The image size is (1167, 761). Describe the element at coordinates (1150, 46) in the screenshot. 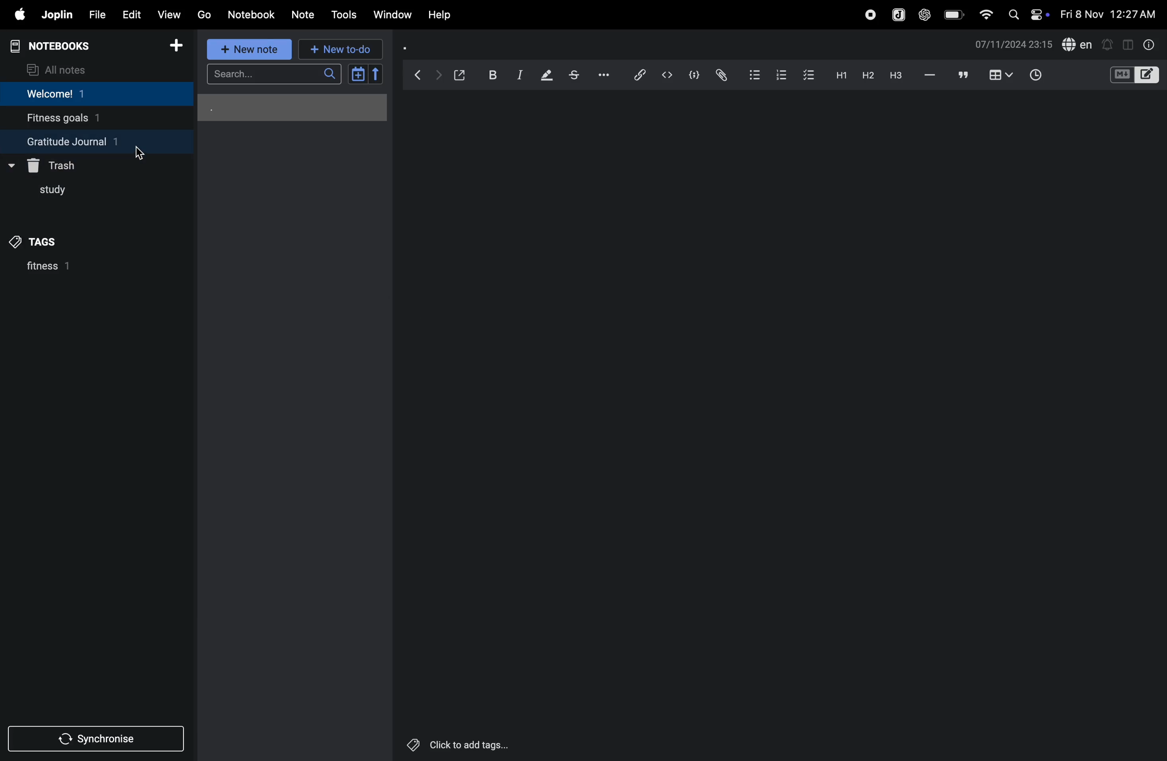

I see `info` at that location.